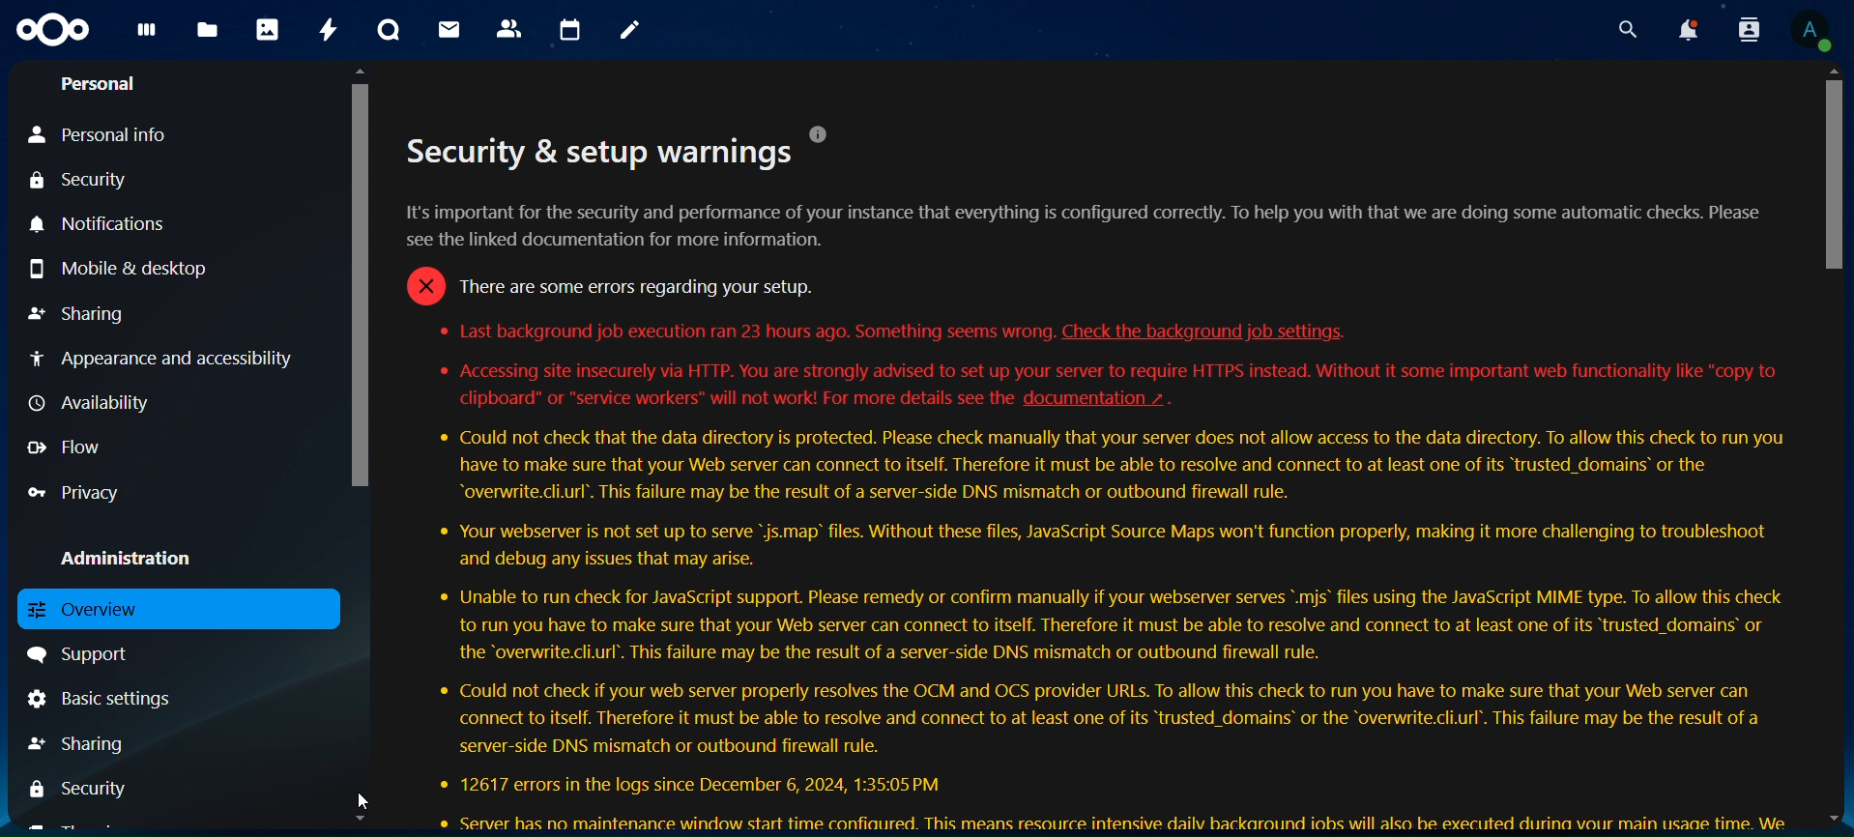 The image size is (1854, 837). Describe the element at coordinates (1626, 25) in the screenshot. I see `search` at that location.